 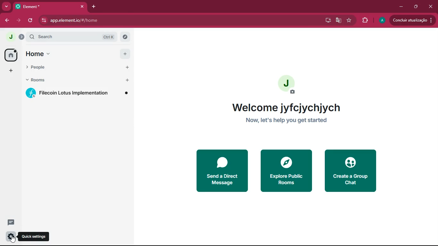 What do you see at coordinates (9, 55) in the screenshot?
I see `home` at bounding box center [9, 55].